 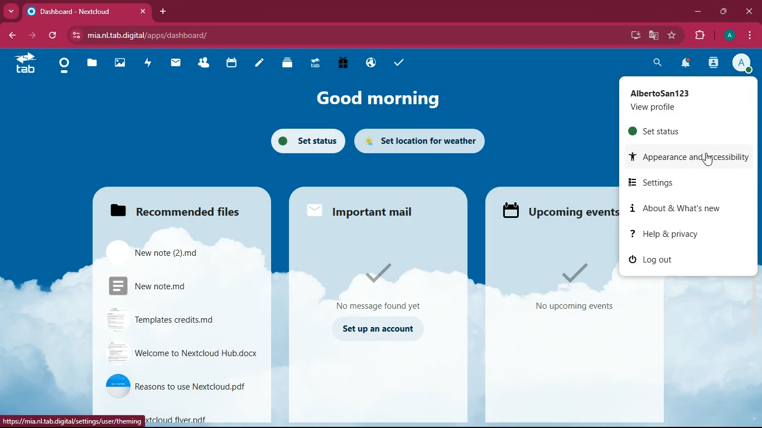 What do you see at coordinates (80, 11) in the screenshot?
I see `tab` at bounding box center [80, 11].